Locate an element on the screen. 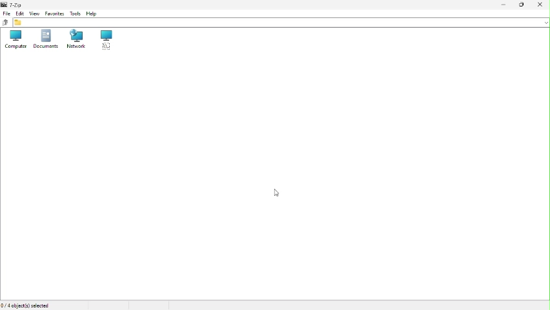  7-zip is located at coordinates (14, 5).